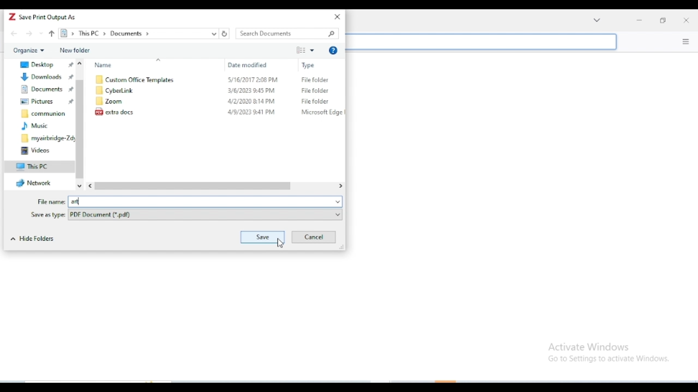 The image size is (698, 392). What do you see at coordinates (51, 203) in the screenshot?
I see `File name:` at bounding box center [51, 203].